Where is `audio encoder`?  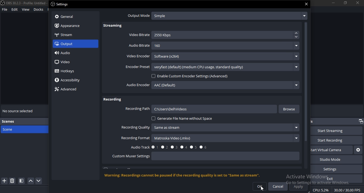 audio encoder is located at coordinates (137, 85).